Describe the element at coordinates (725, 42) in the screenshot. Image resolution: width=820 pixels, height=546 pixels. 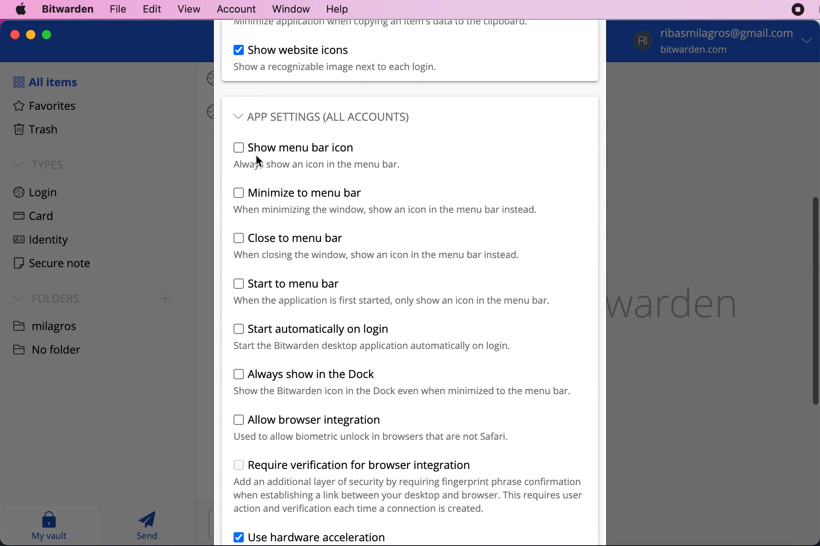
I see `account` at that location.